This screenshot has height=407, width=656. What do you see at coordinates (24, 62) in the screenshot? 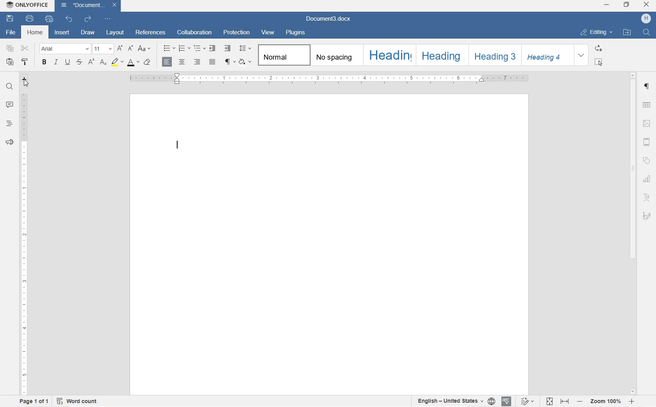
I see `COPY STYLE` at bounding box center [24, 62].